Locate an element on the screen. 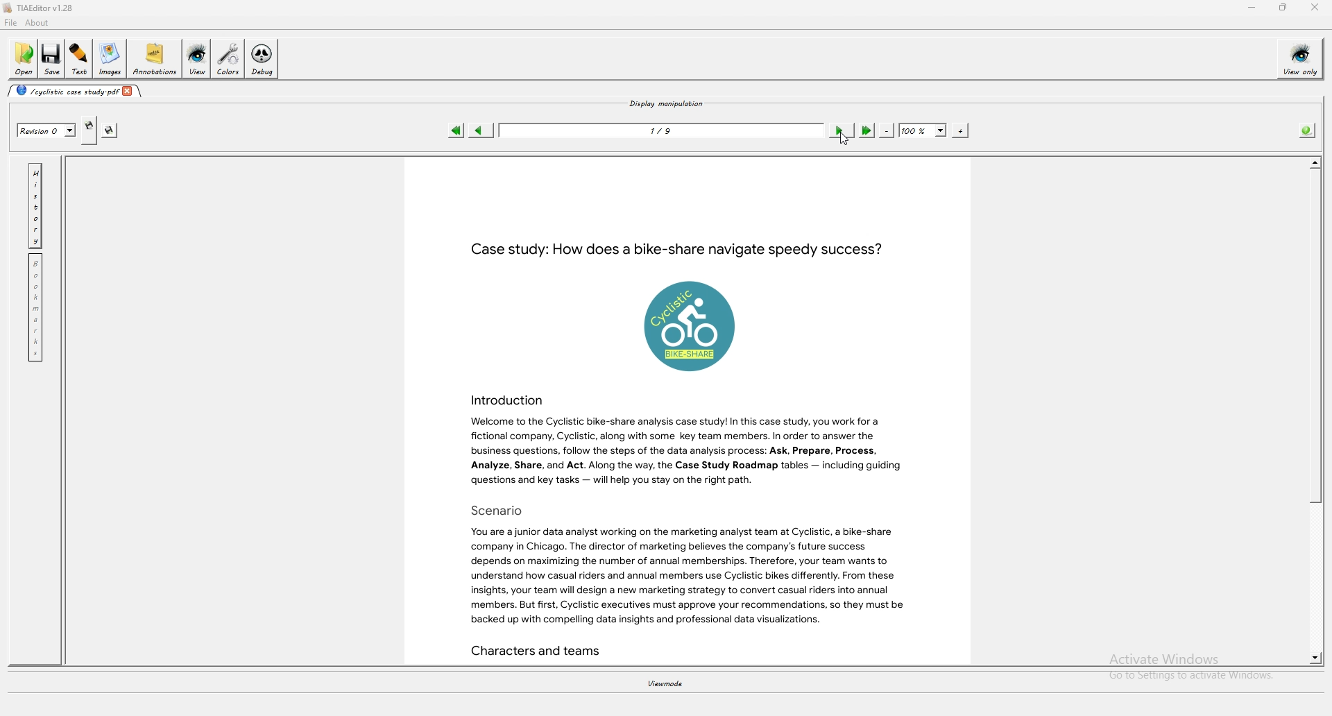  colors is located at coordinates (227, 59).